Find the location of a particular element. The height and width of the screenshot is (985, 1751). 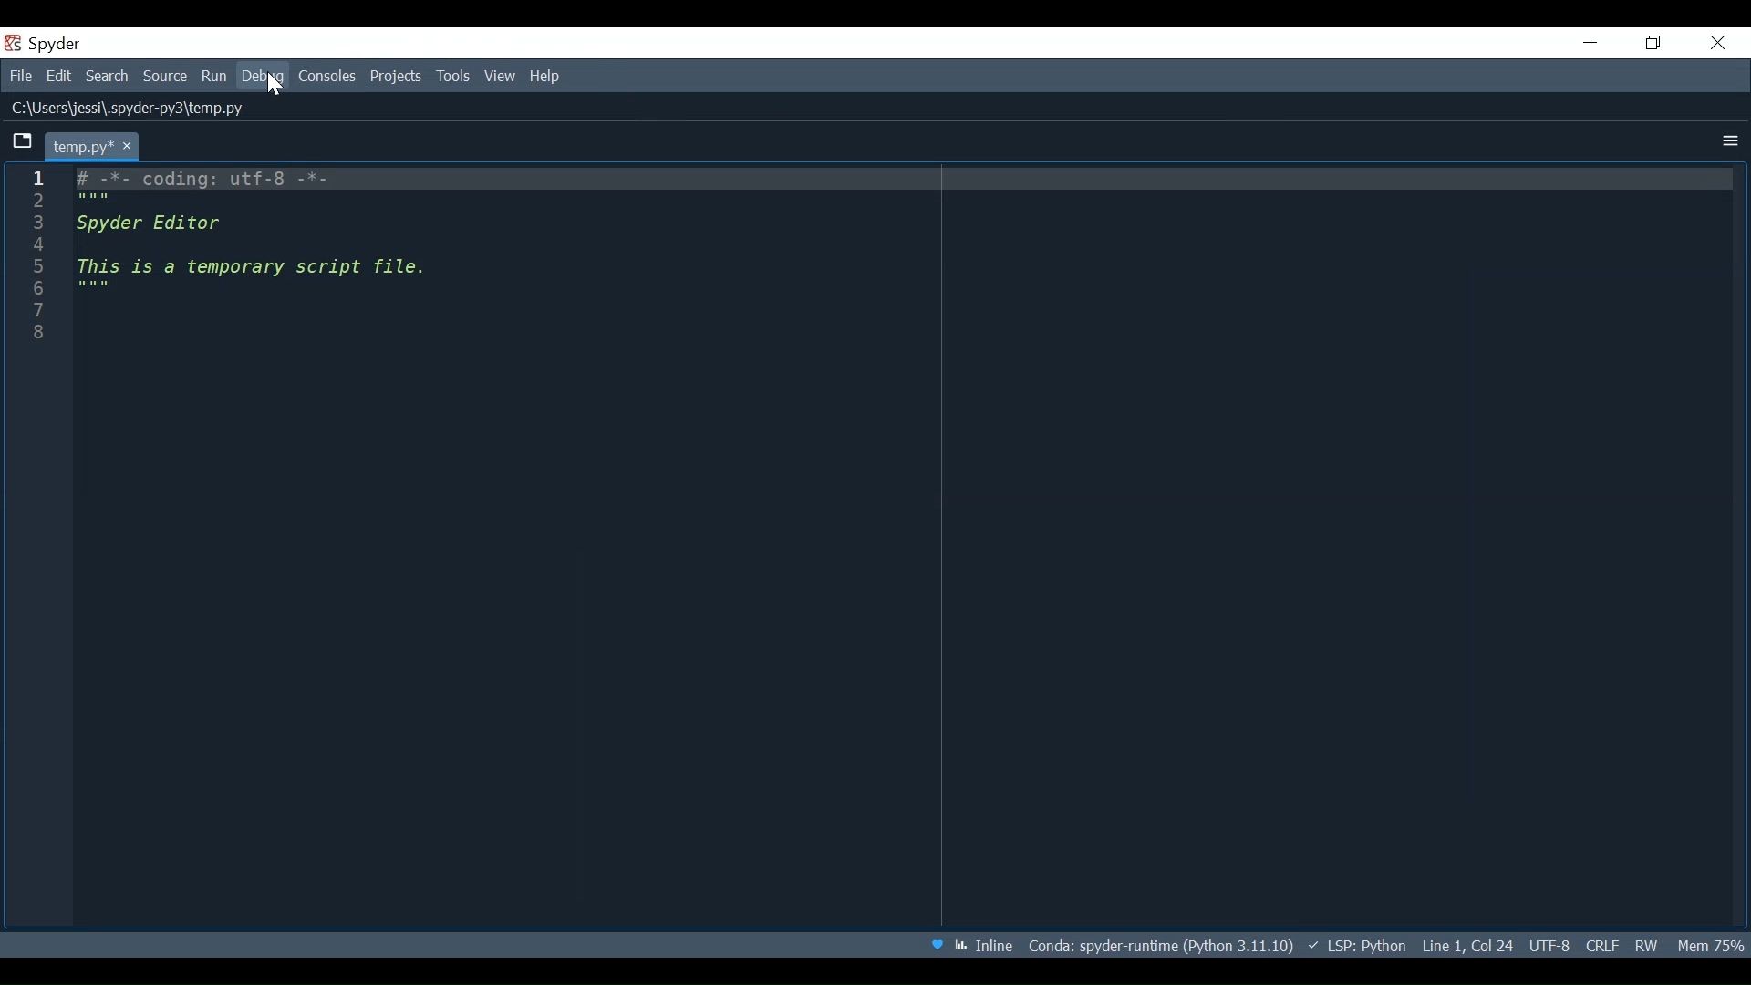

Console is located at coordinates (326, 78).